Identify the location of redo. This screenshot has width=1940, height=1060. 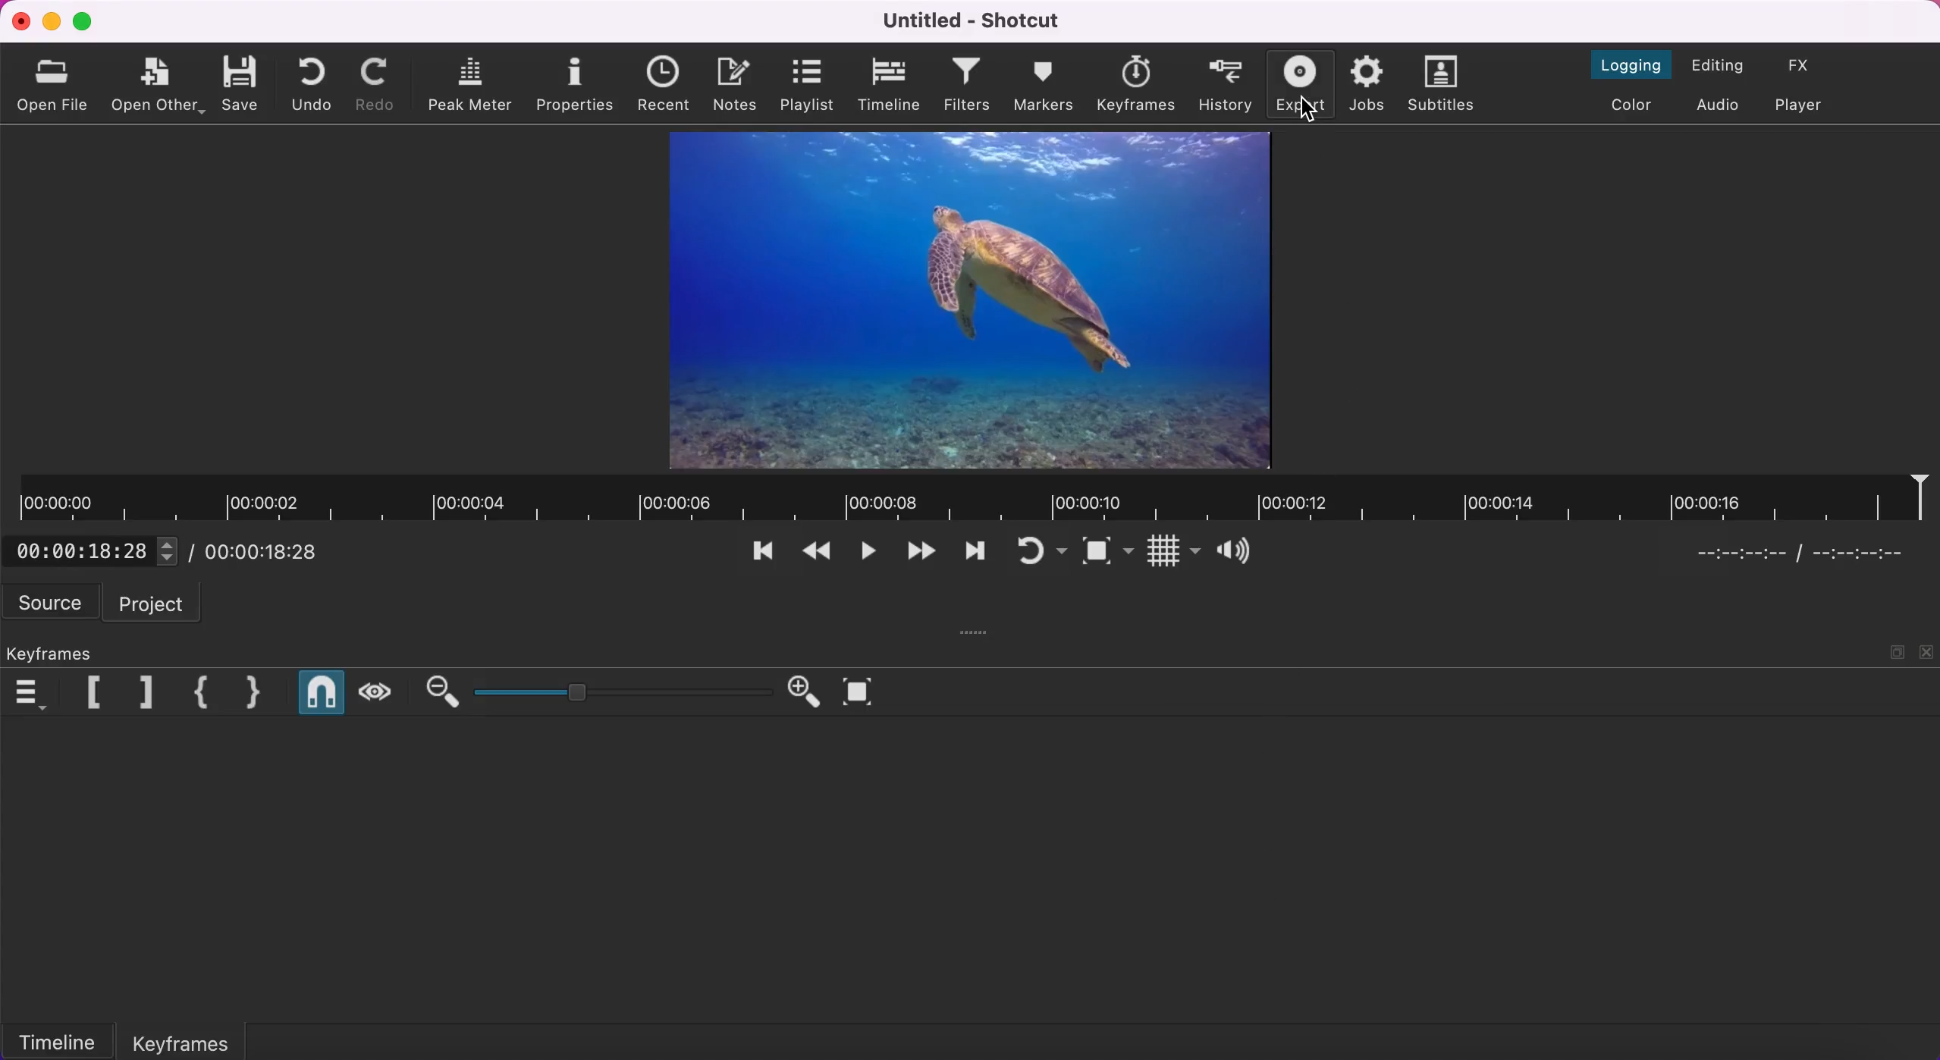
(377, 83).